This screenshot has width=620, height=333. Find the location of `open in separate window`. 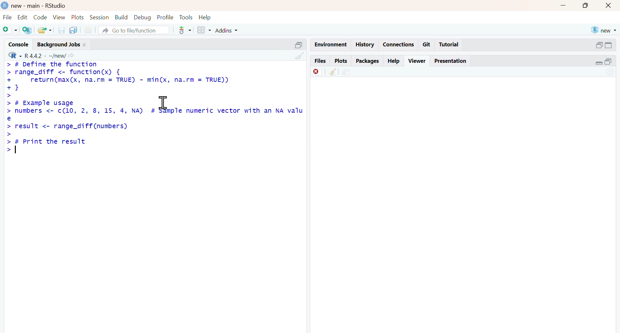

open in separate window is located at coordinates (599, 45).